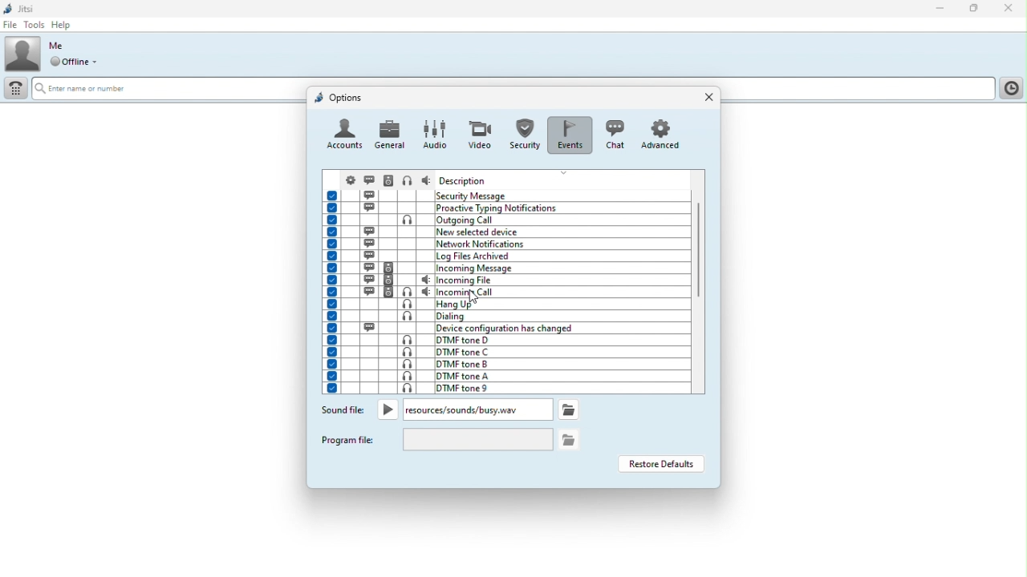 This screenshot has width=1027, height=577. Describe the element at coordinates (503, 338) in the screenshot. I see `DTMF tone D` at that location.